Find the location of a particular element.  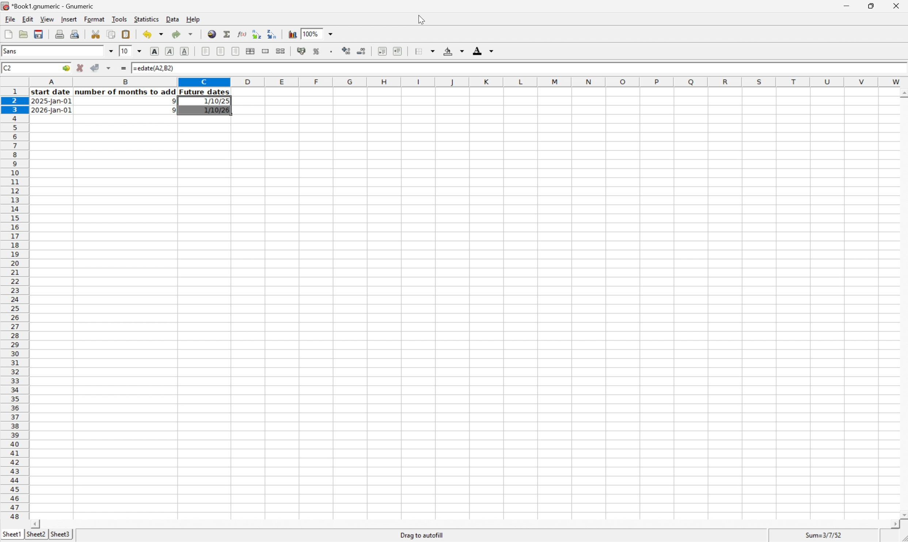

Scroll Down is located at coordinates (902, 514).